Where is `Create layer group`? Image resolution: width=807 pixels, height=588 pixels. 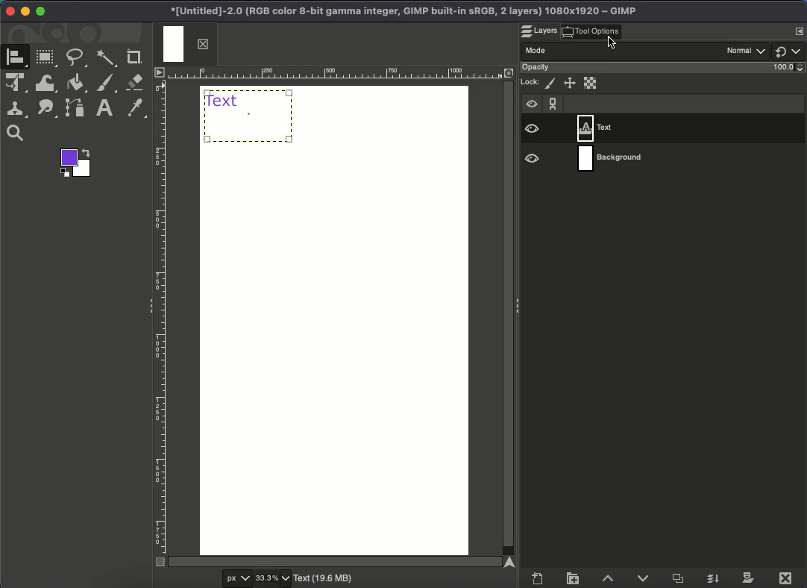 Create layer group is located at coordinates (573, 578).